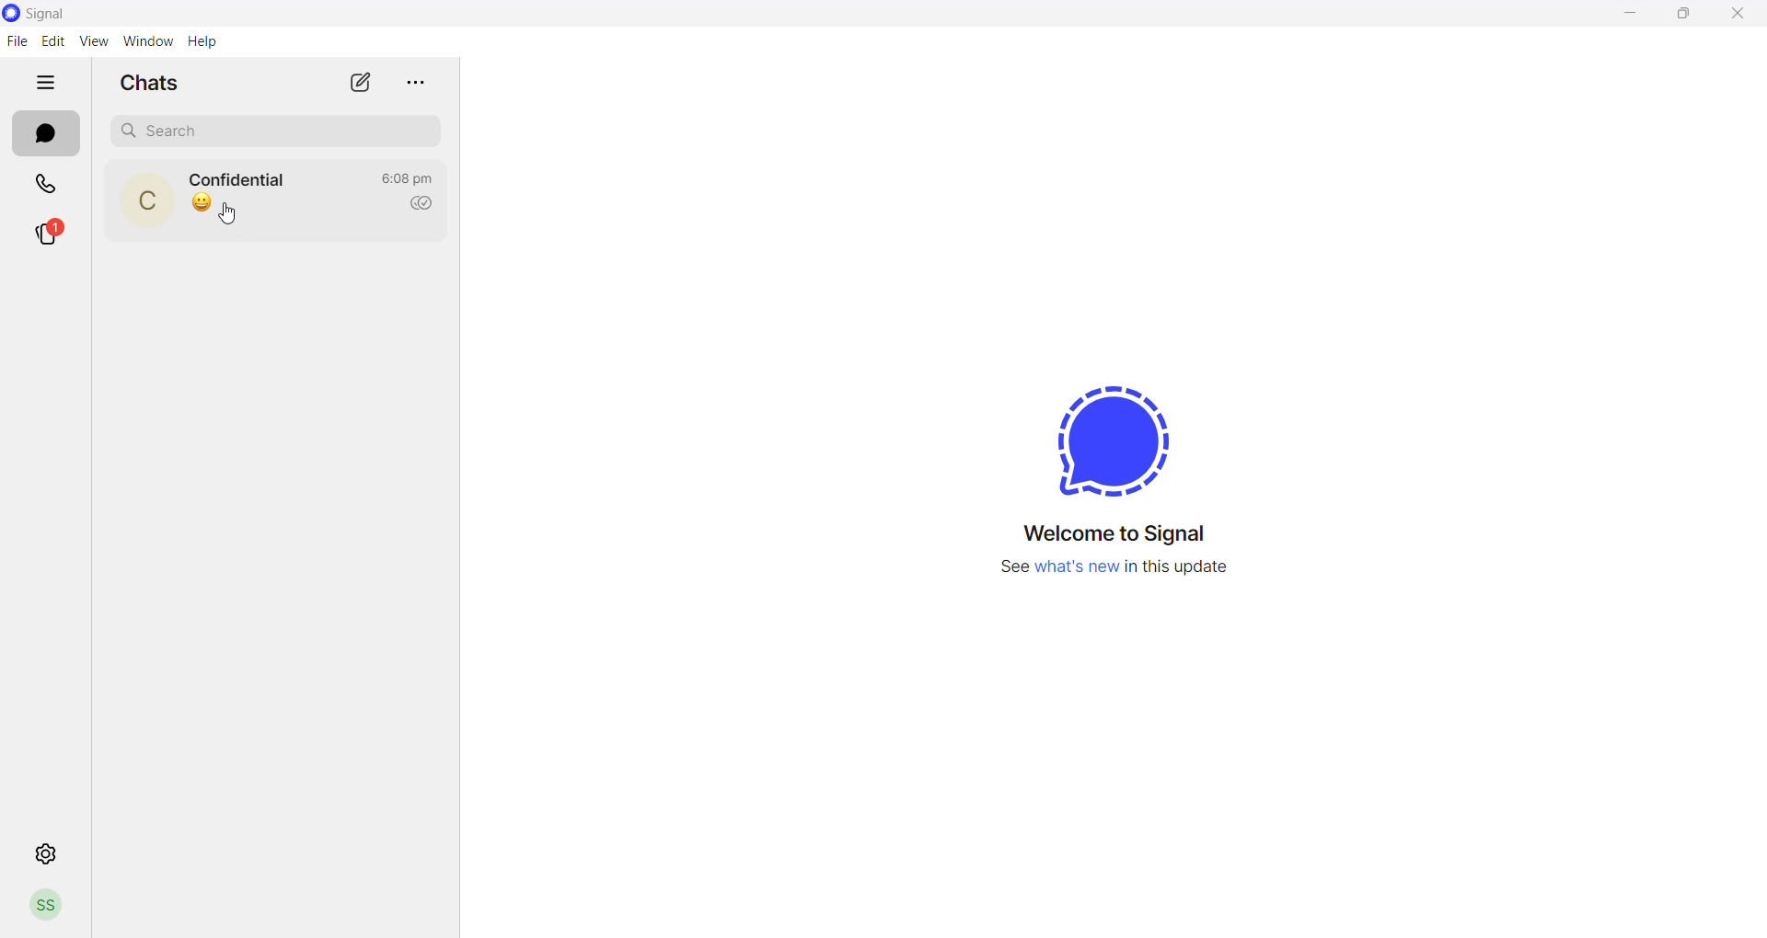 Image resolution: width=1767 pixels, height=938 pixels. Describe the element at coordinates (1114, 580) in the screenshot. I see `information regarding new update` at that location.